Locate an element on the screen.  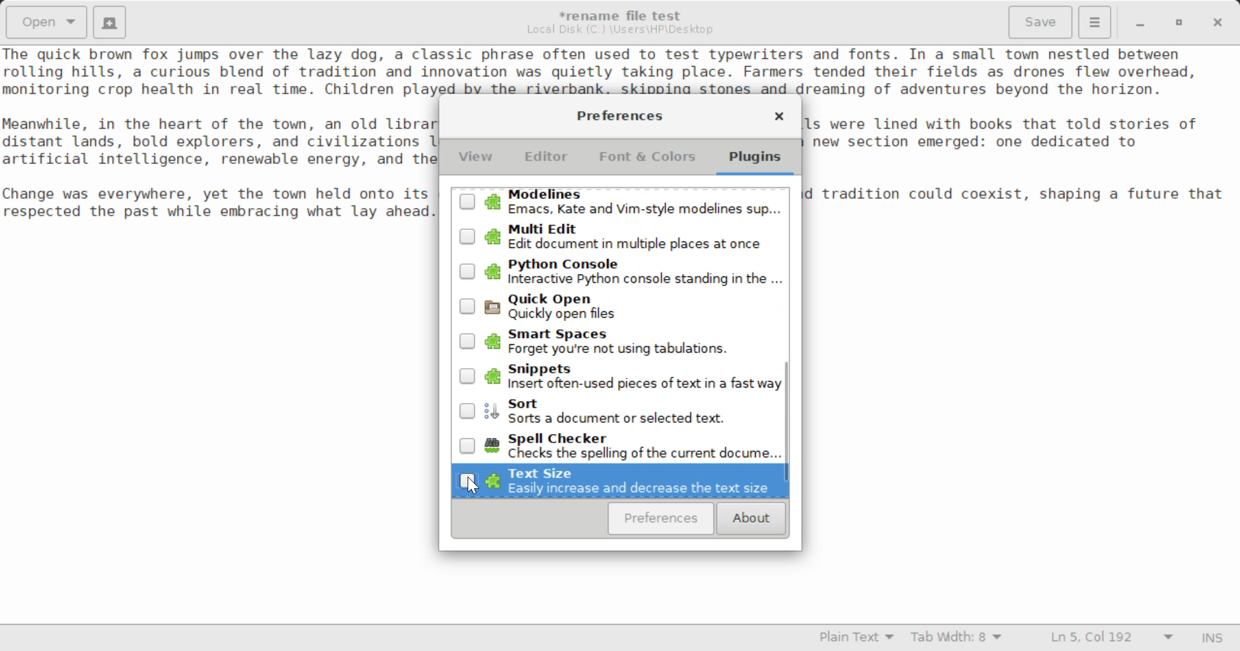
Editor Tab is located at coordinates (549, 160).